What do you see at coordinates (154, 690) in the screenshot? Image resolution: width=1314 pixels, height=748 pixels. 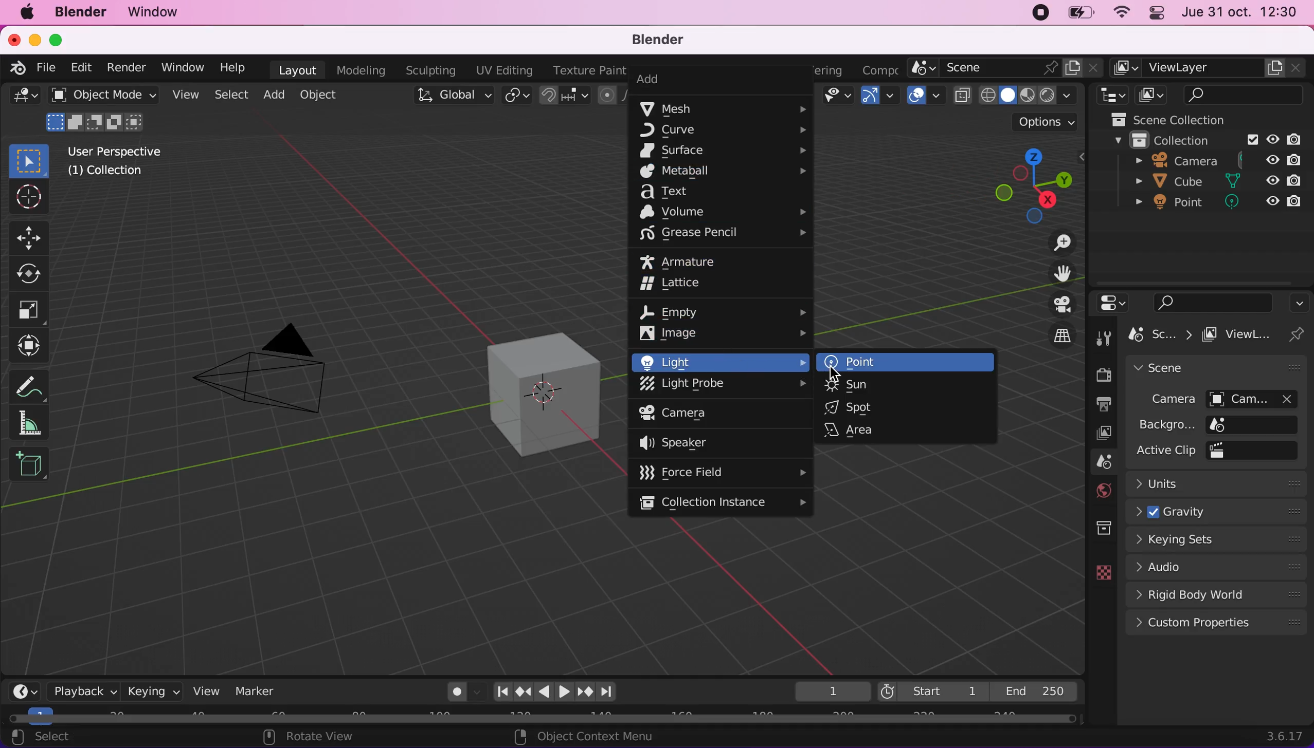 I see `keying` at bounding box center [154, 690].